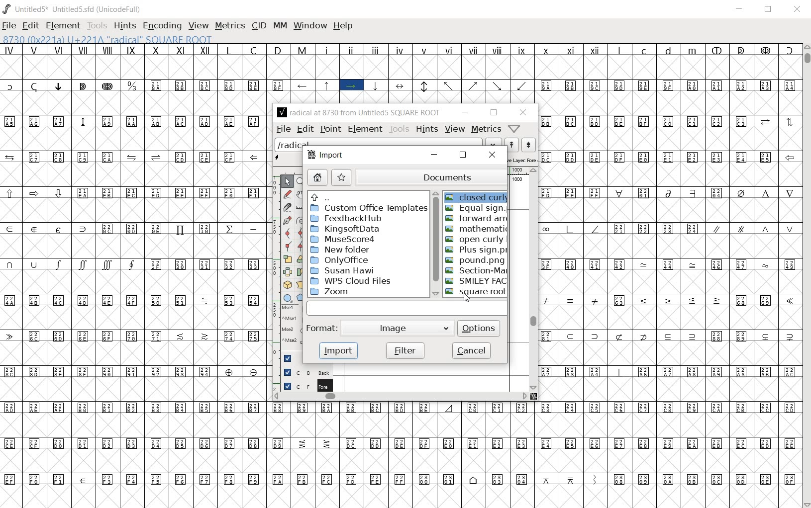 The image size is (811, 508). I want to click on open curly, so click(475, 239).